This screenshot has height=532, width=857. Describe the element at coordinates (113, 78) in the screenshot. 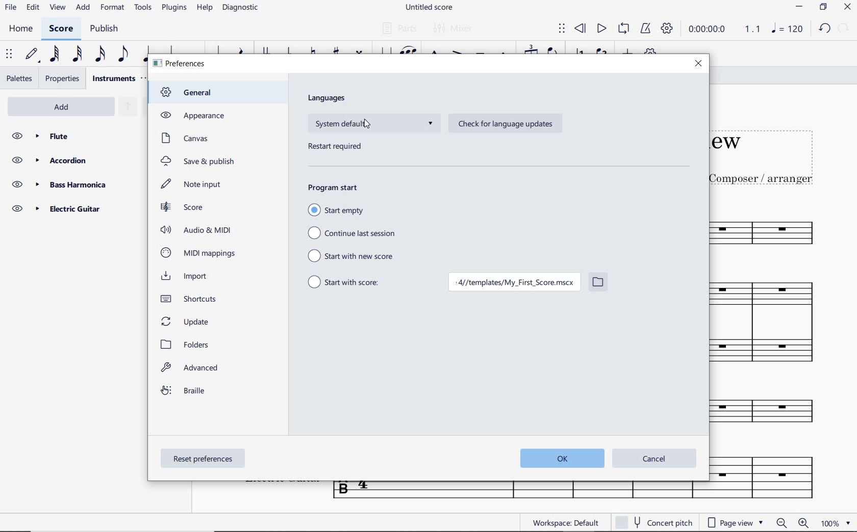

I see `instruments` at that location.